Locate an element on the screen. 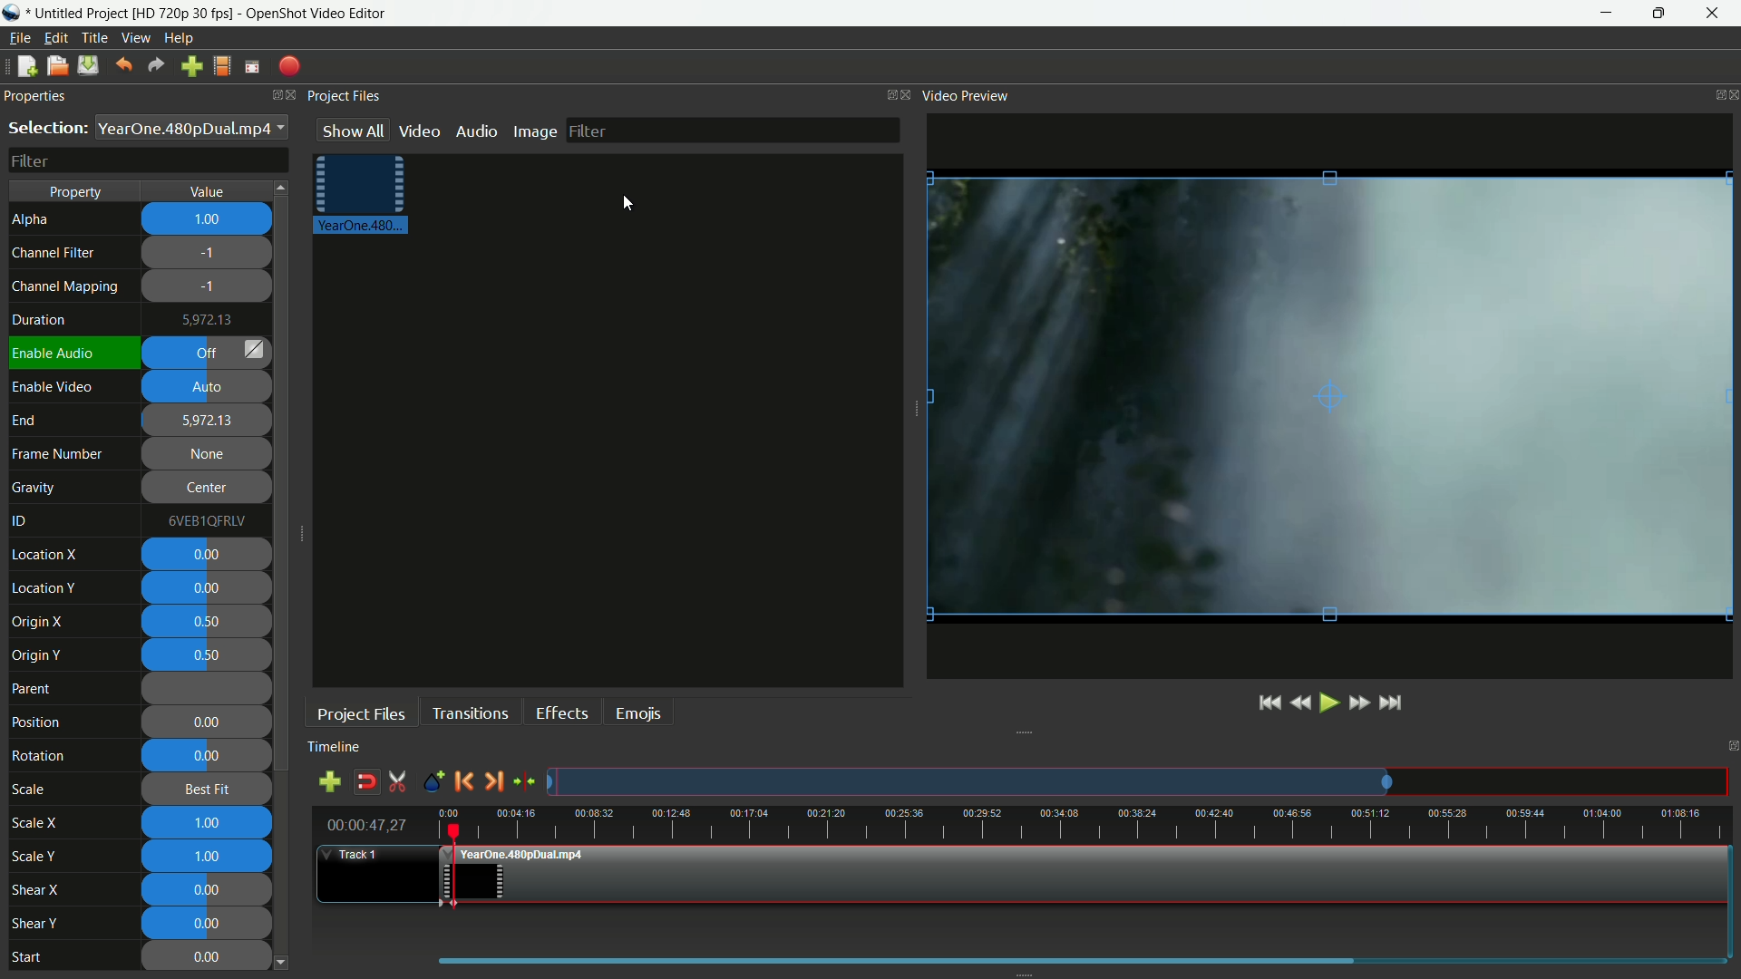 This screenshot has height=979, width=1741. jump to start is located at coordinates (1180, 704).